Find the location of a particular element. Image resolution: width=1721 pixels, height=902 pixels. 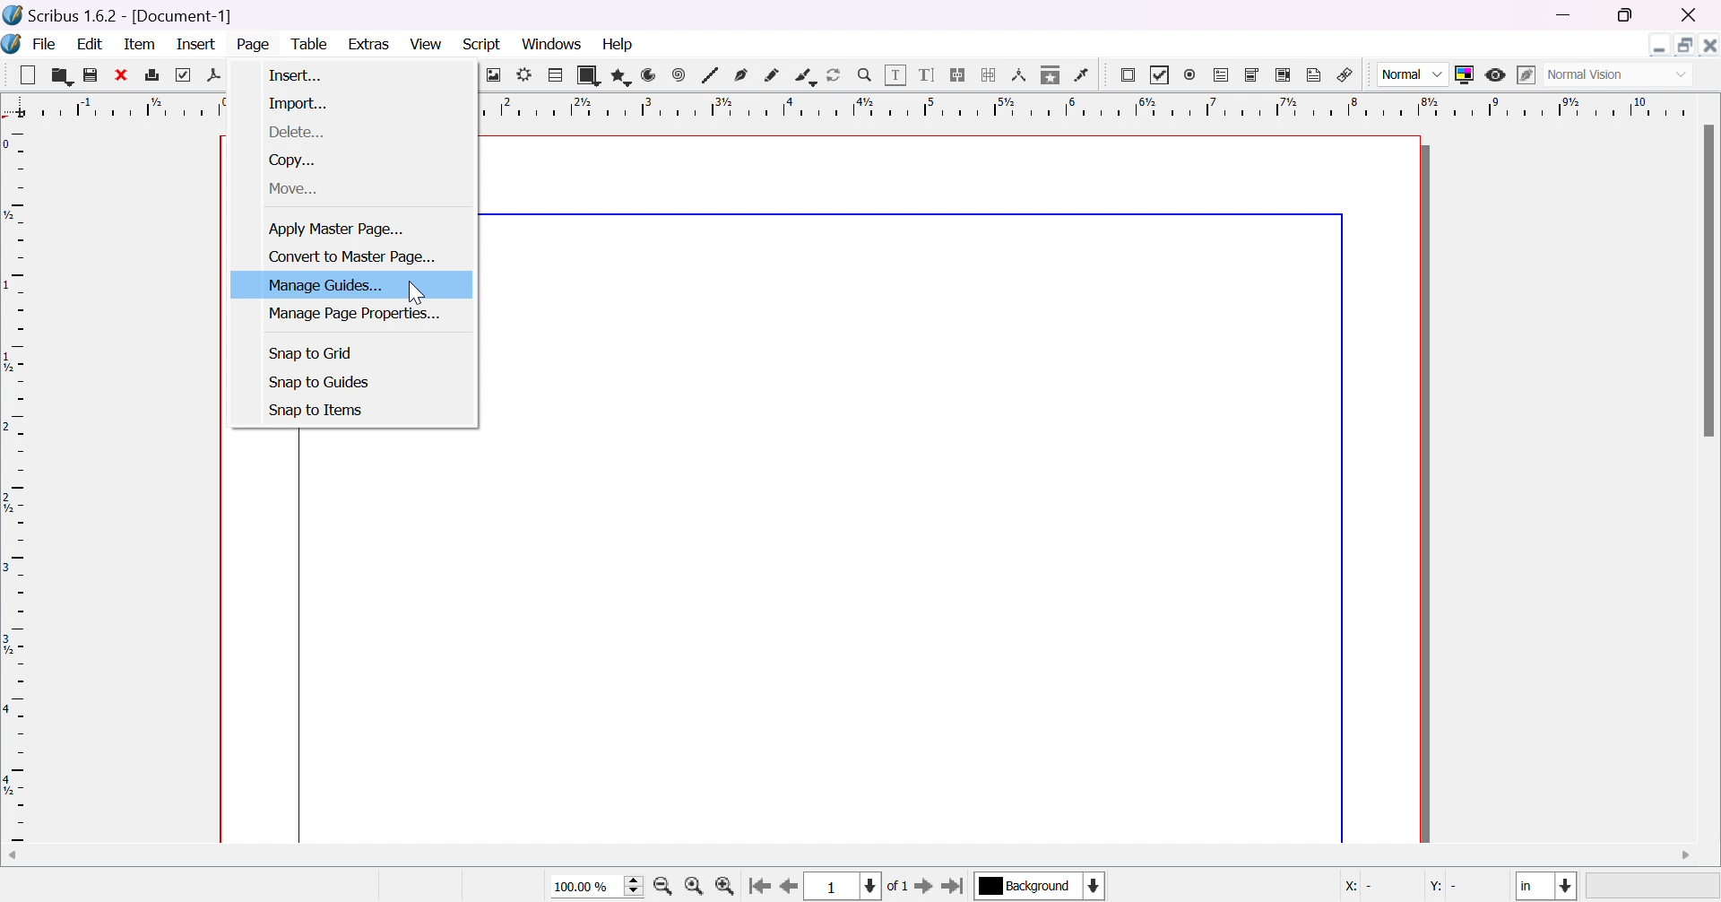

 is located at coordinates (32, 74).